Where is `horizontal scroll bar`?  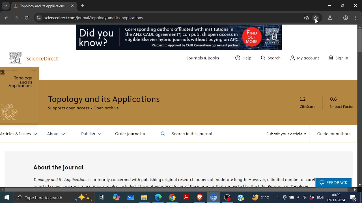 horizontal scroll bar is located at coordinates (177, 189).